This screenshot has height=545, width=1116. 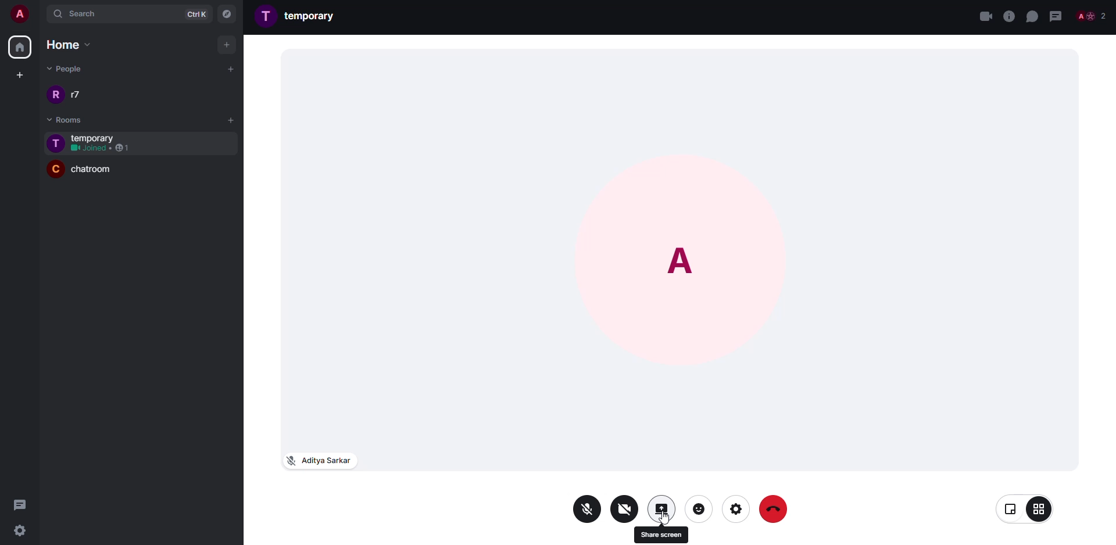 I want to click on close, so click(x=985, y=16).